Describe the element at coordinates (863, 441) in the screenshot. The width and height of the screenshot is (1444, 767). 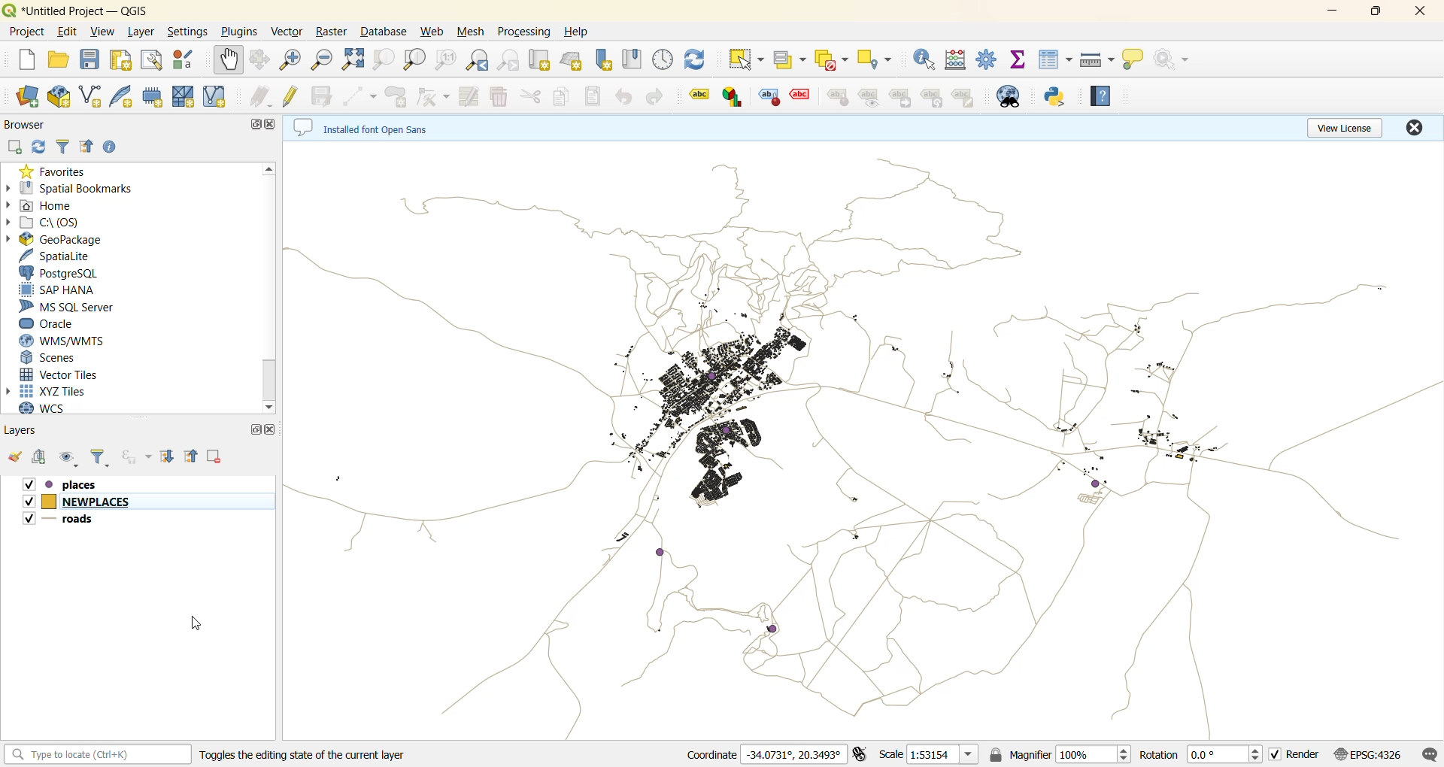
I see `layers` at that location.